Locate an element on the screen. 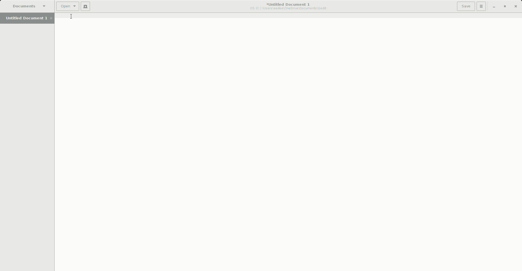  Options is located at coordinates (481, 6).